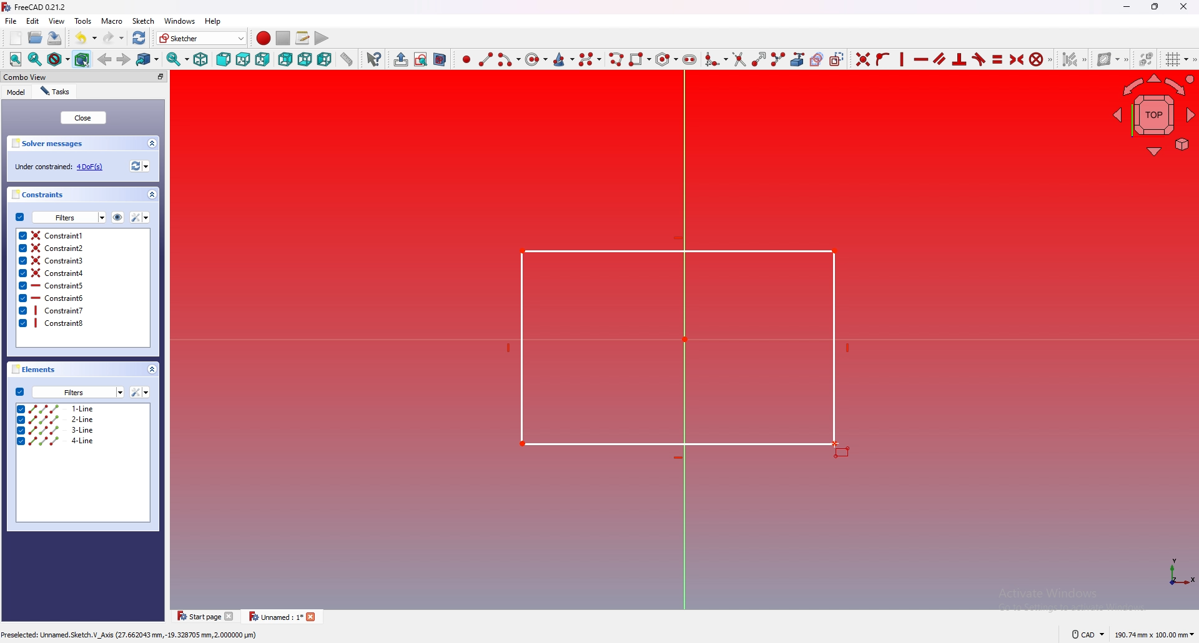  Describe the element at coordinates (510, 59) in the screenshot. I see `create arc` at that location.